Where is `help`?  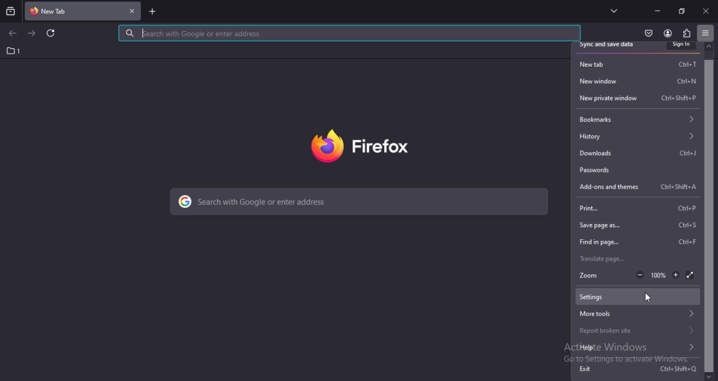 help is located at coordinates (639, 349).